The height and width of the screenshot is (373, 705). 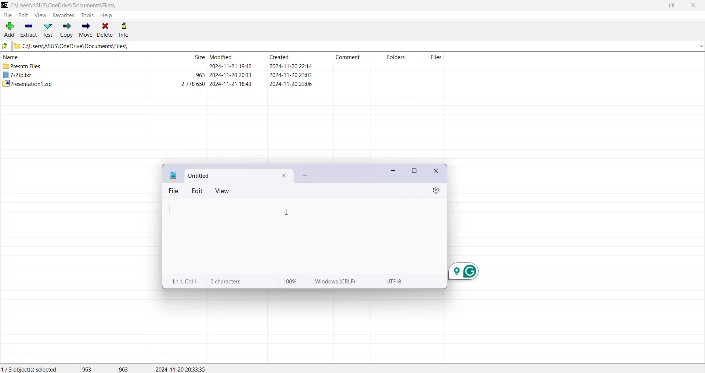 What do you see at coordinates (64, 6) in the screenshot?
I see `Current Folder Path` at bounding box center [64, 6].